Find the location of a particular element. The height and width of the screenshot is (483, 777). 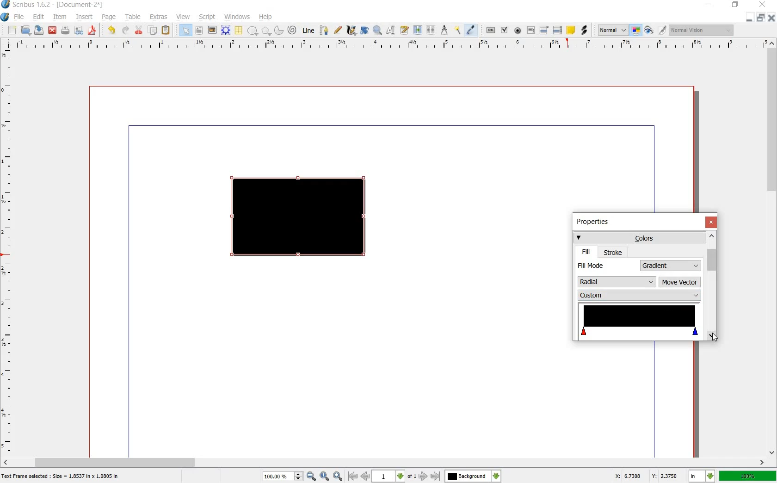

of 1 is located at coordinates (411, 477).